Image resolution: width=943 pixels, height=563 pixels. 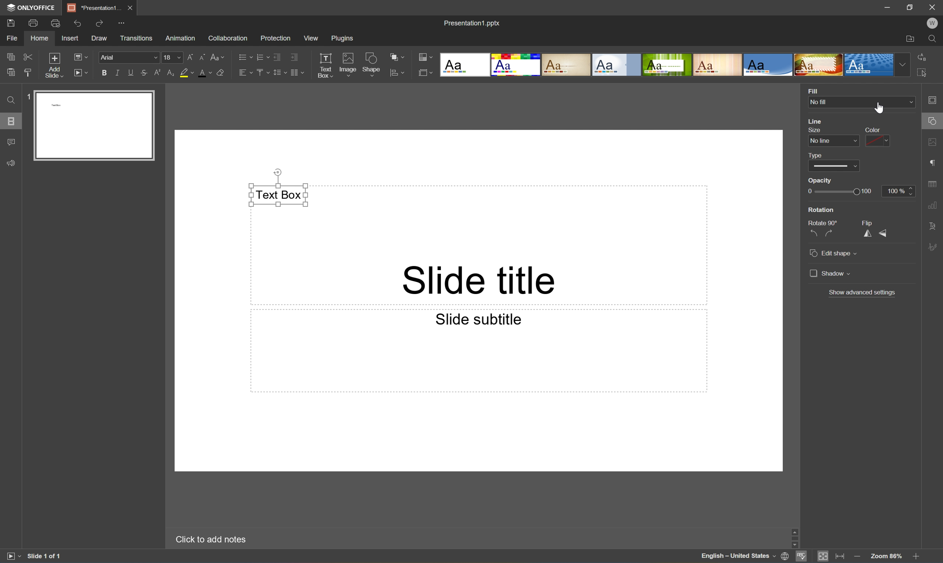 I want to click on Flip, so click(x=868, y=222).